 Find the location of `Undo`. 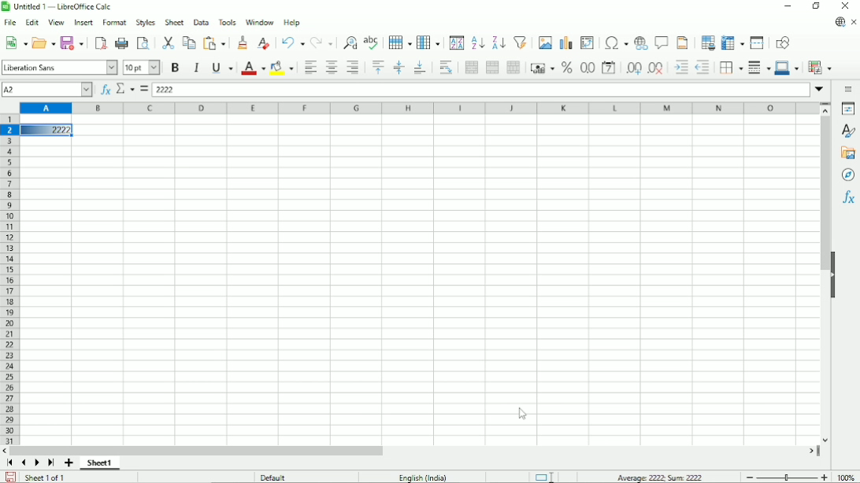

Undo is located at coordinates (292, 42).